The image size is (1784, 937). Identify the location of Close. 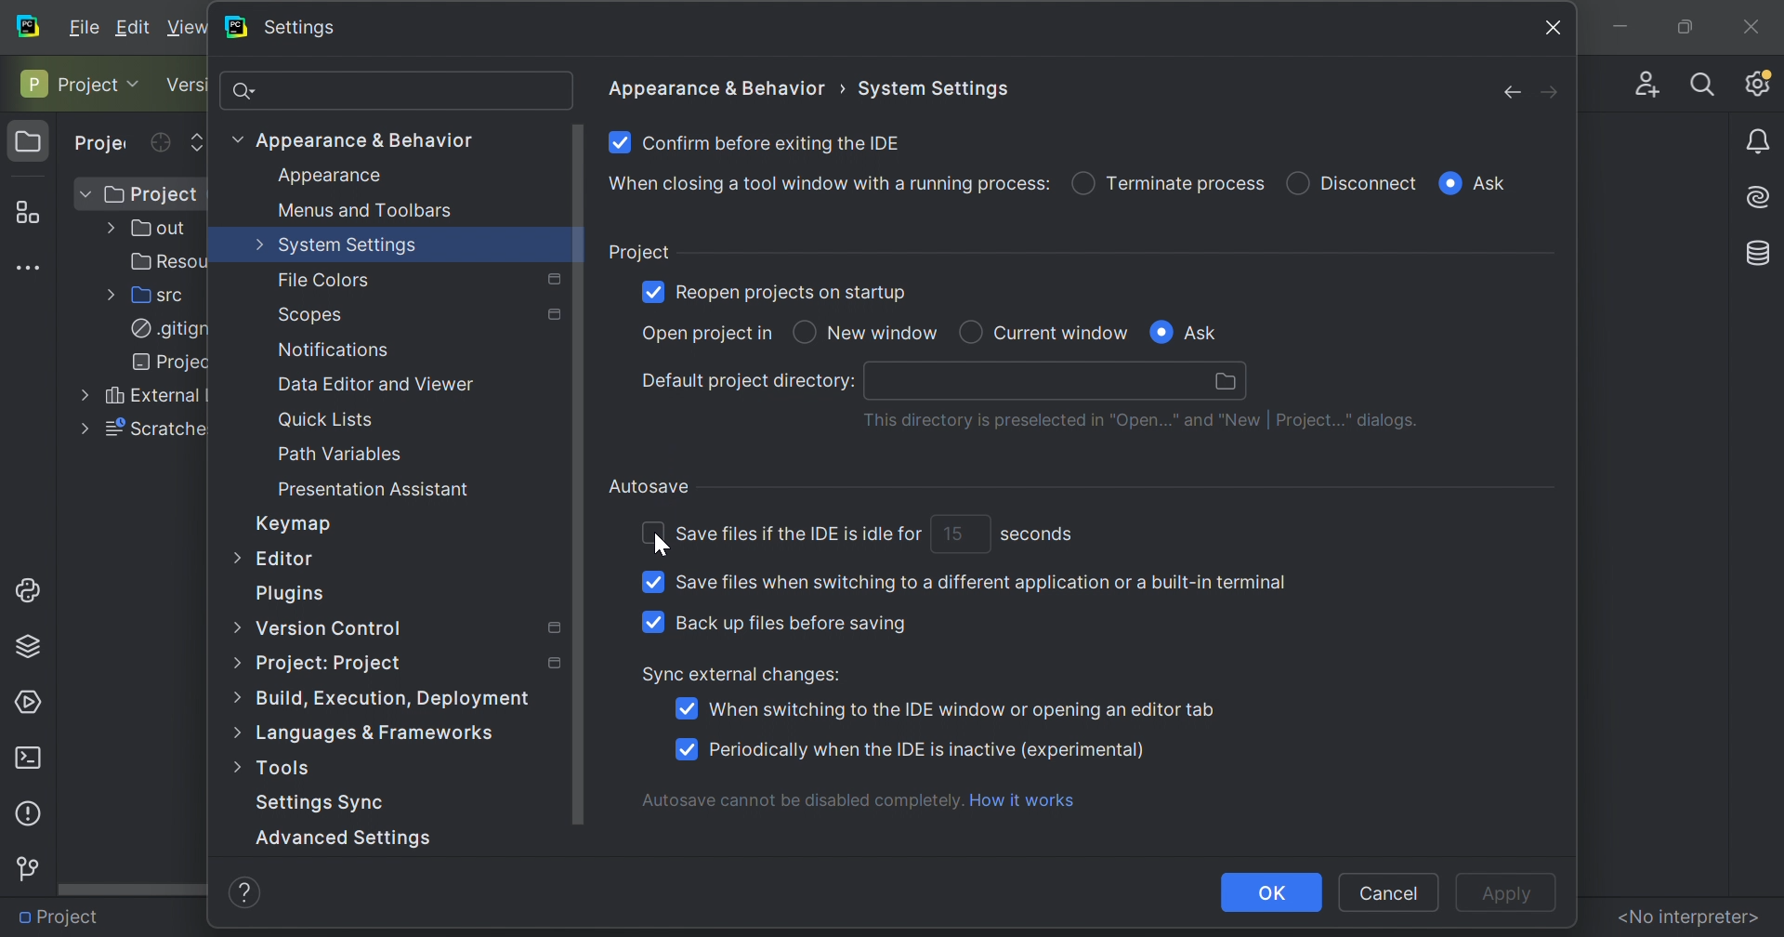
(1555, 26).